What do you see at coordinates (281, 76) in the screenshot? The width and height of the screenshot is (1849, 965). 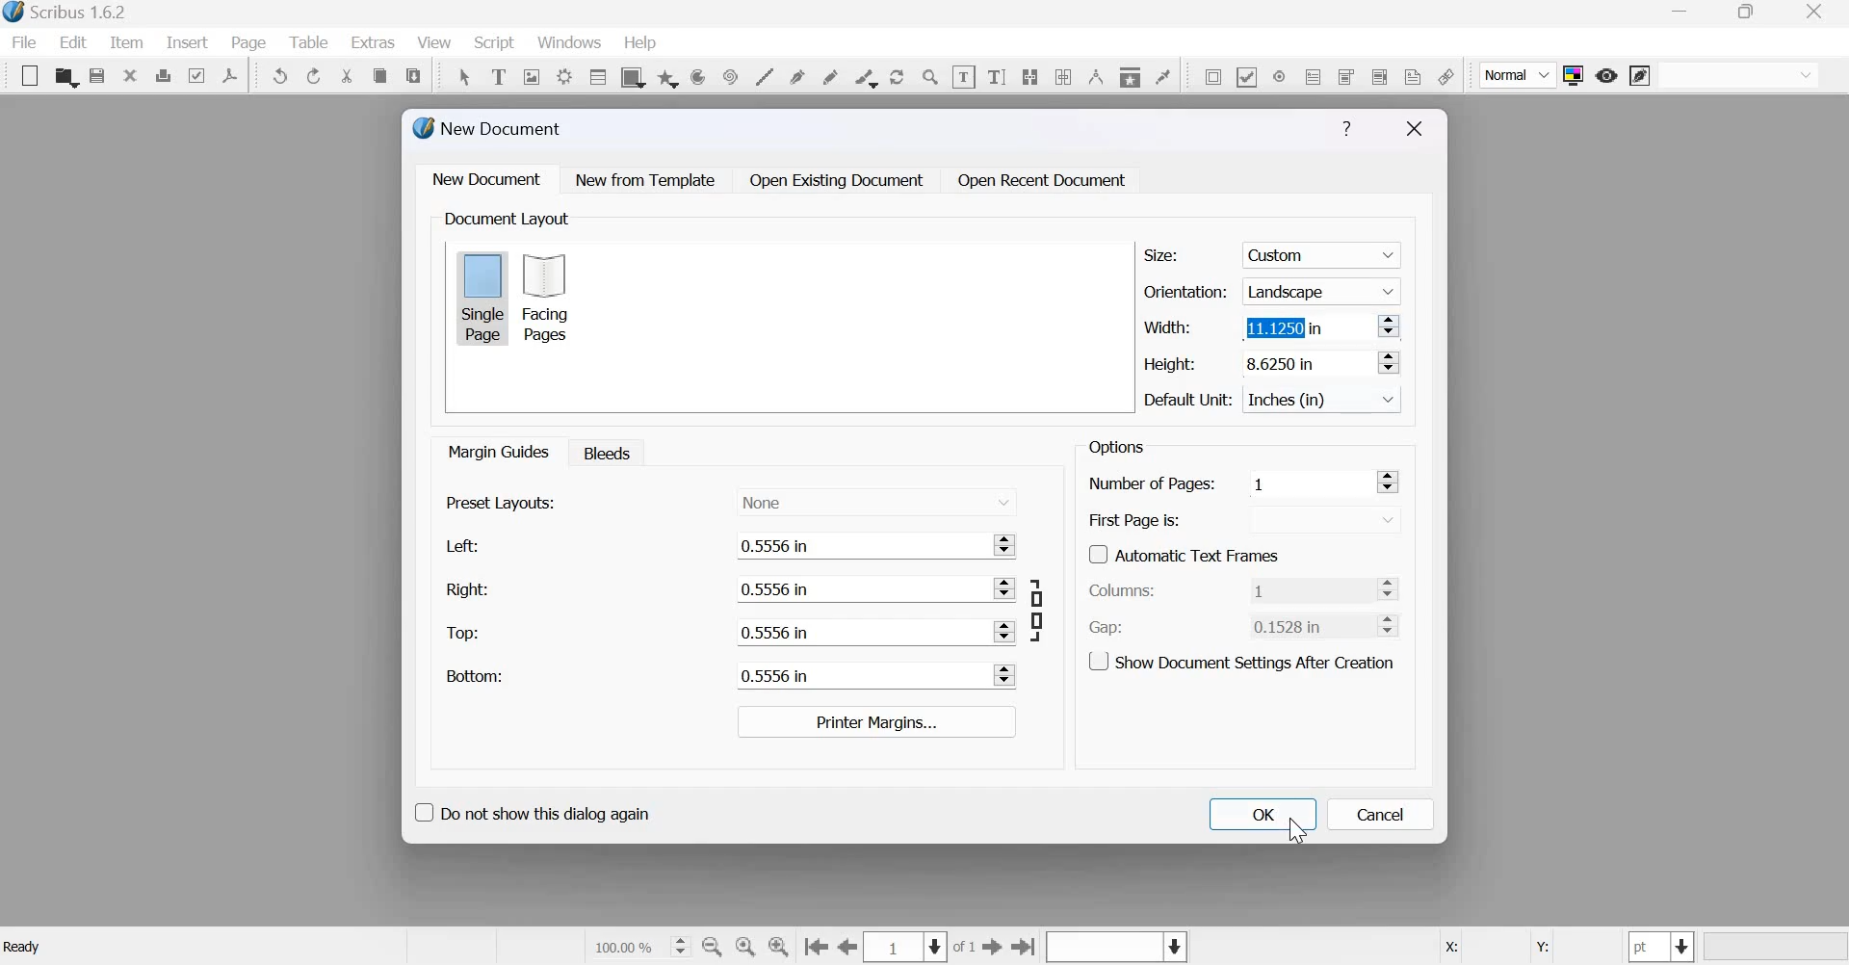 I see `Undo` at bounding box center [281, 76].